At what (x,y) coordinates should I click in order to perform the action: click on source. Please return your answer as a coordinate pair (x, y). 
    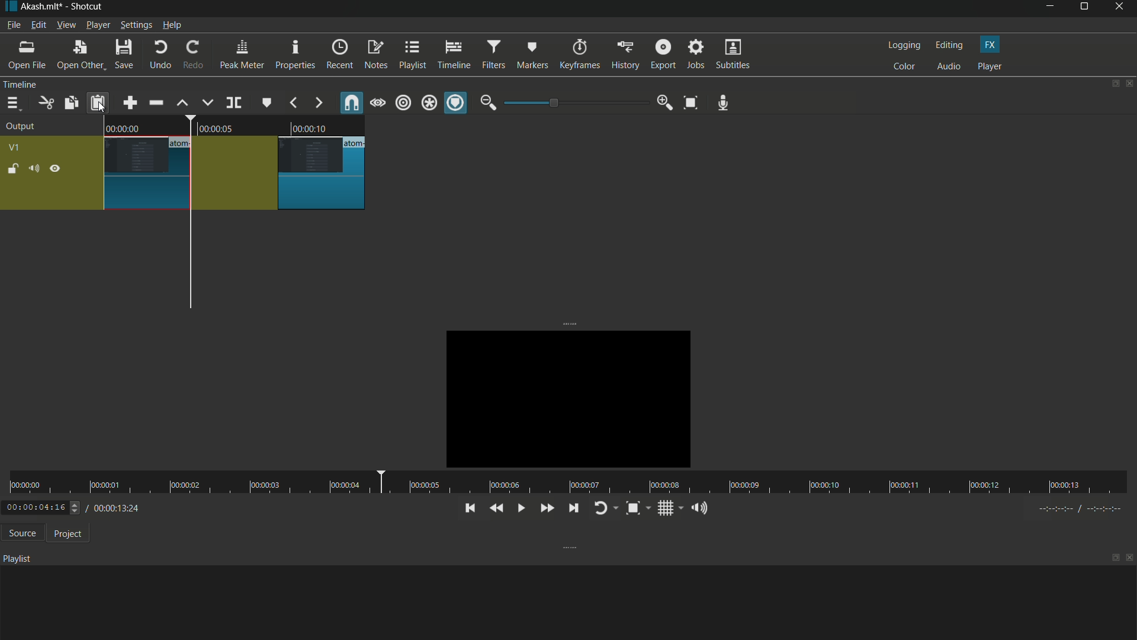
    Looking at the image, I should click on (20, 533).